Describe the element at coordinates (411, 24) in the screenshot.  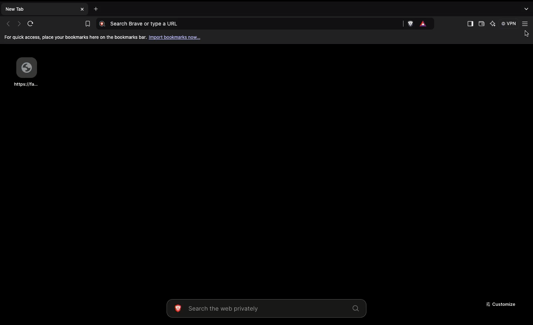
I see `brave shield` at that location.